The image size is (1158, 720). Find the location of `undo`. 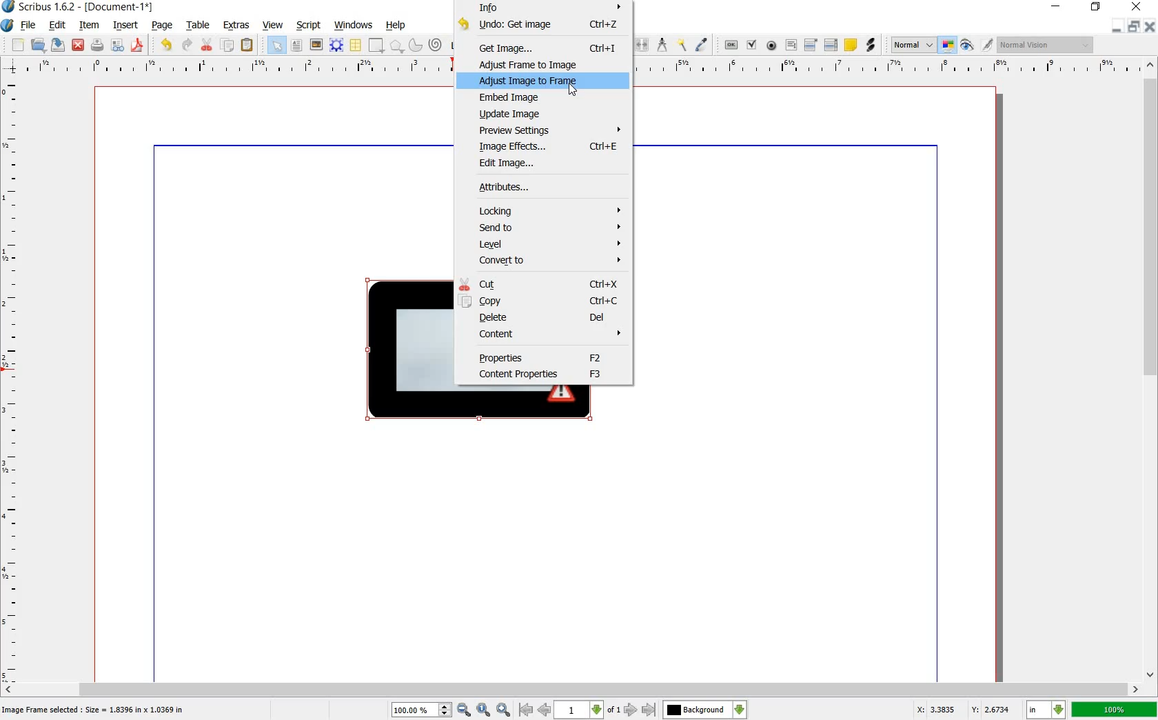

undo is located at coordinates (543, 25).